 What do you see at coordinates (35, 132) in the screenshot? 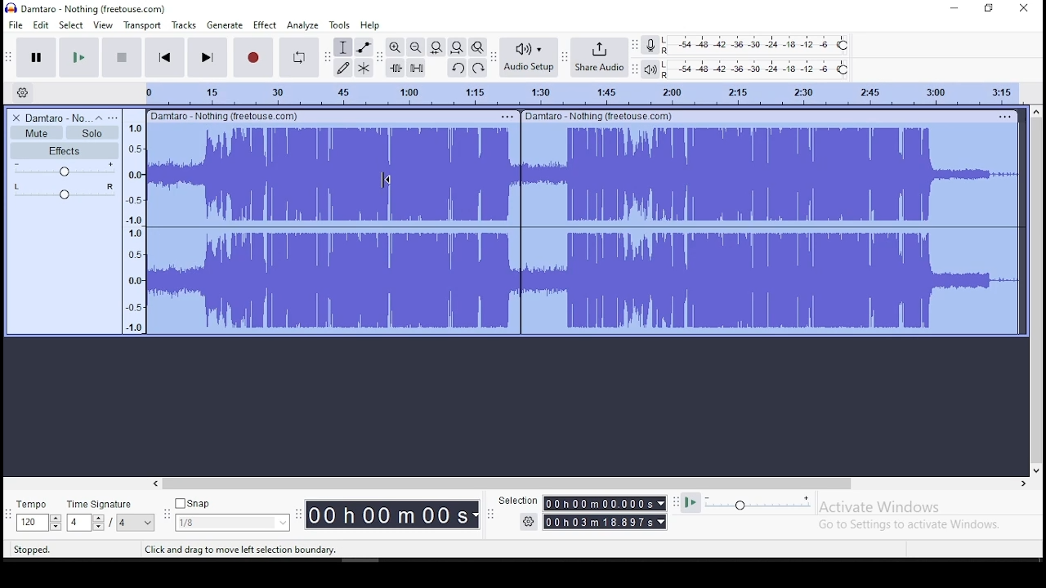
I see `mute` at bounding box center [35, 132].